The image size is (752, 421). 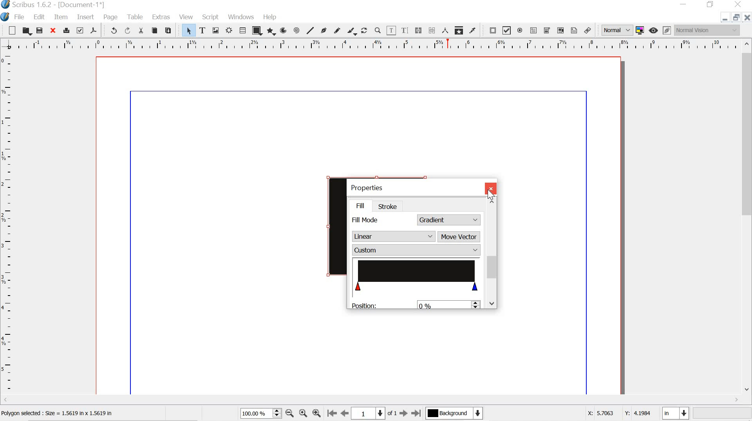 What do you see at coordinates (507, 30) in the screenshot?
I see `pdf check box` at bounding box center [507, 30].